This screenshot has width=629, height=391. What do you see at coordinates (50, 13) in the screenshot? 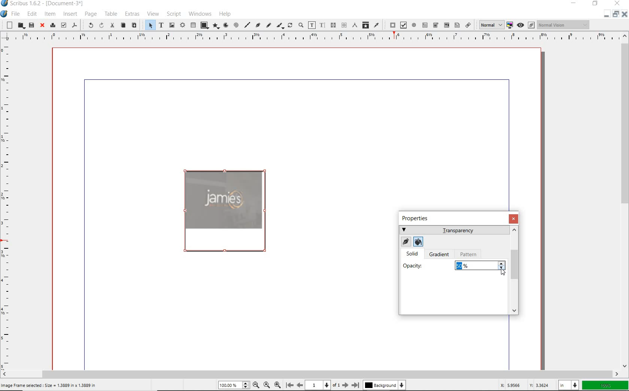
I see `ITEM` at bounding box center [50, 13].